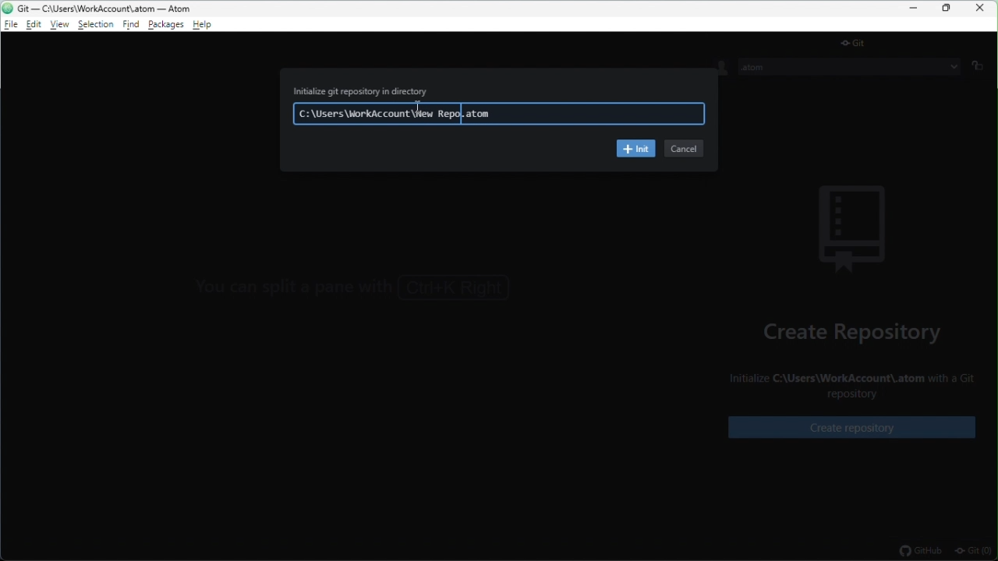 The height and width of the screenshot is (561, 998). What do you see at coordinates (948, 8) in the screenshot?
I see `restore` at bounding box center [948, 8].